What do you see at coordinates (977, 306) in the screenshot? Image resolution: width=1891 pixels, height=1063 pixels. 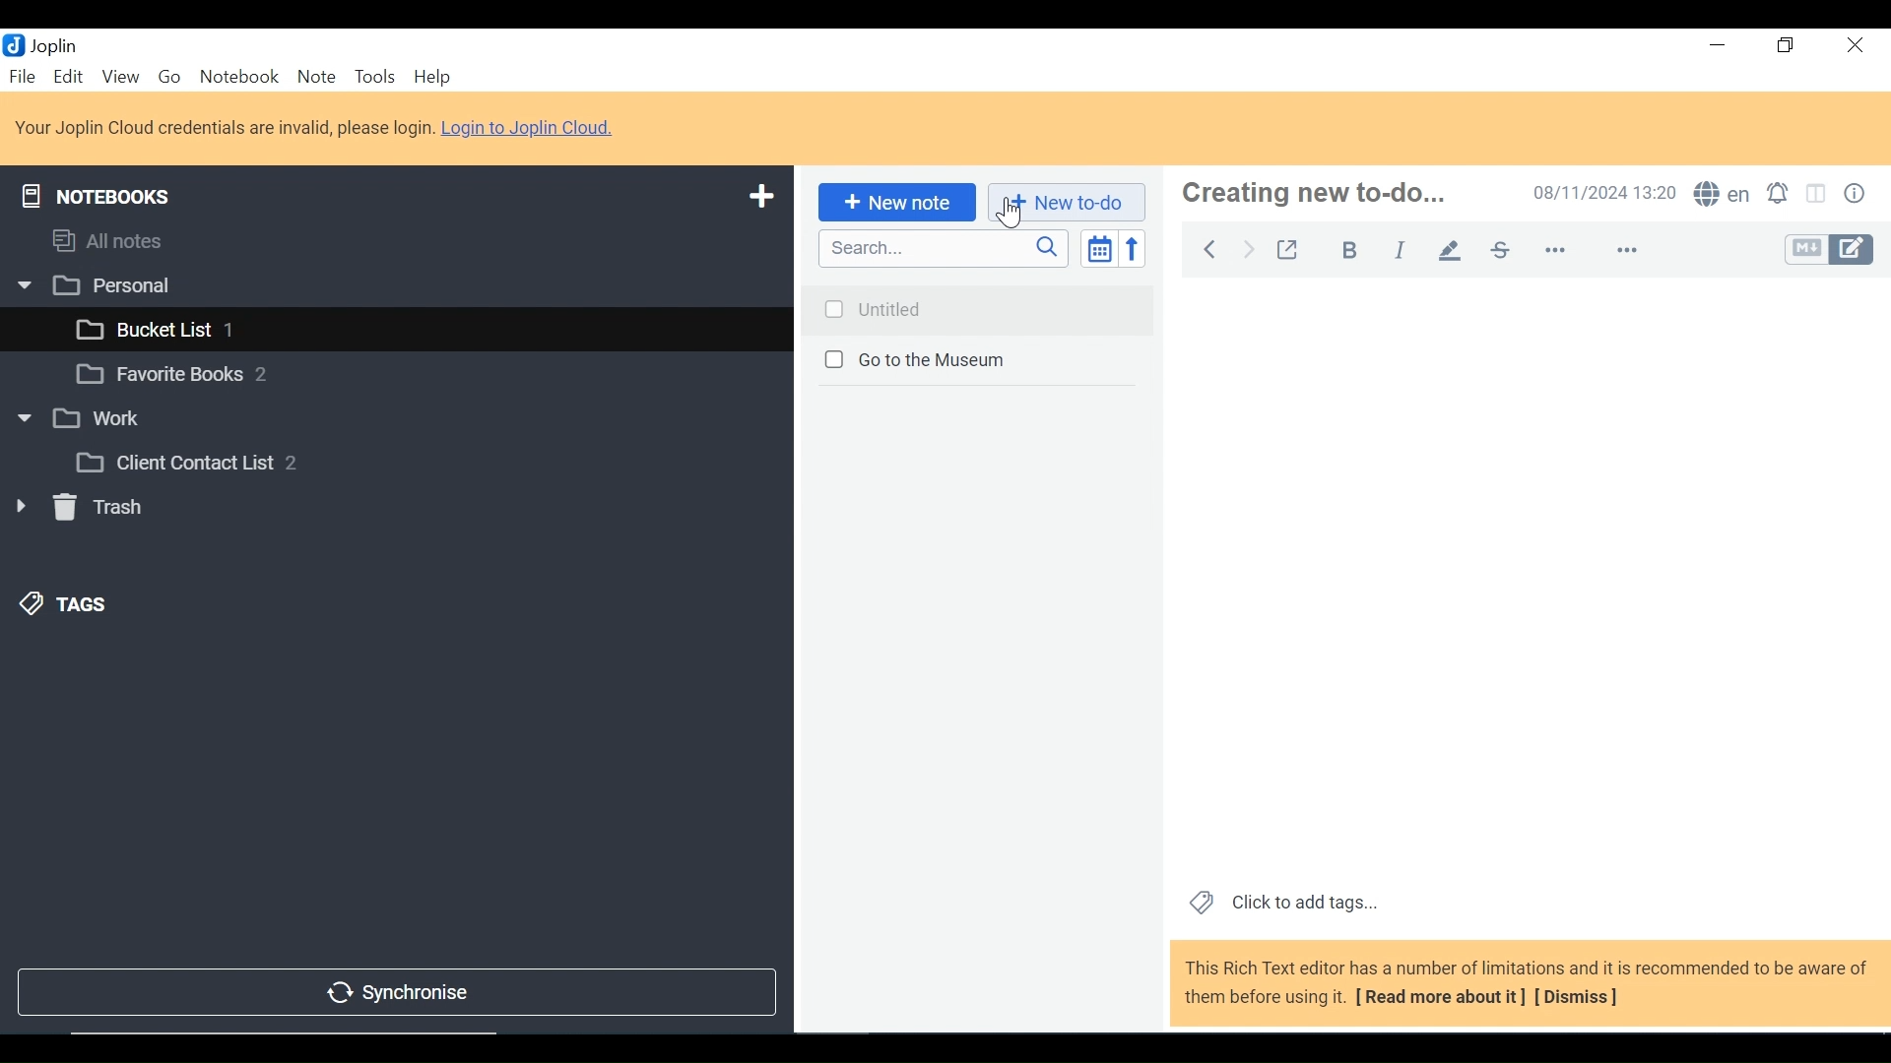 I see `Note Name` at bounding box center [977, 306].